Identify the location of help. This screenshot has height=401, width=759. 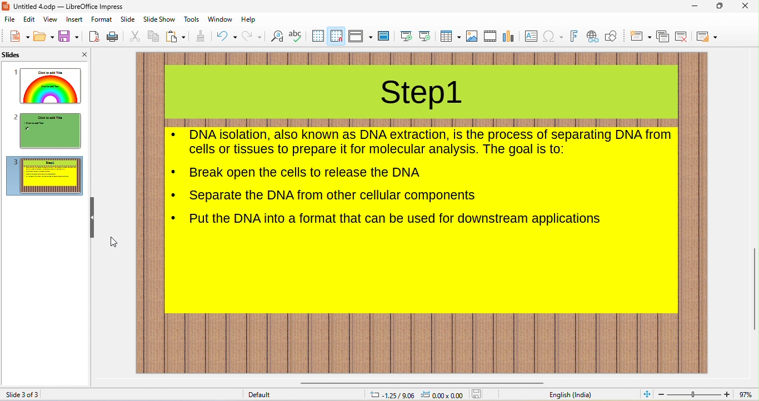
(248, 19).